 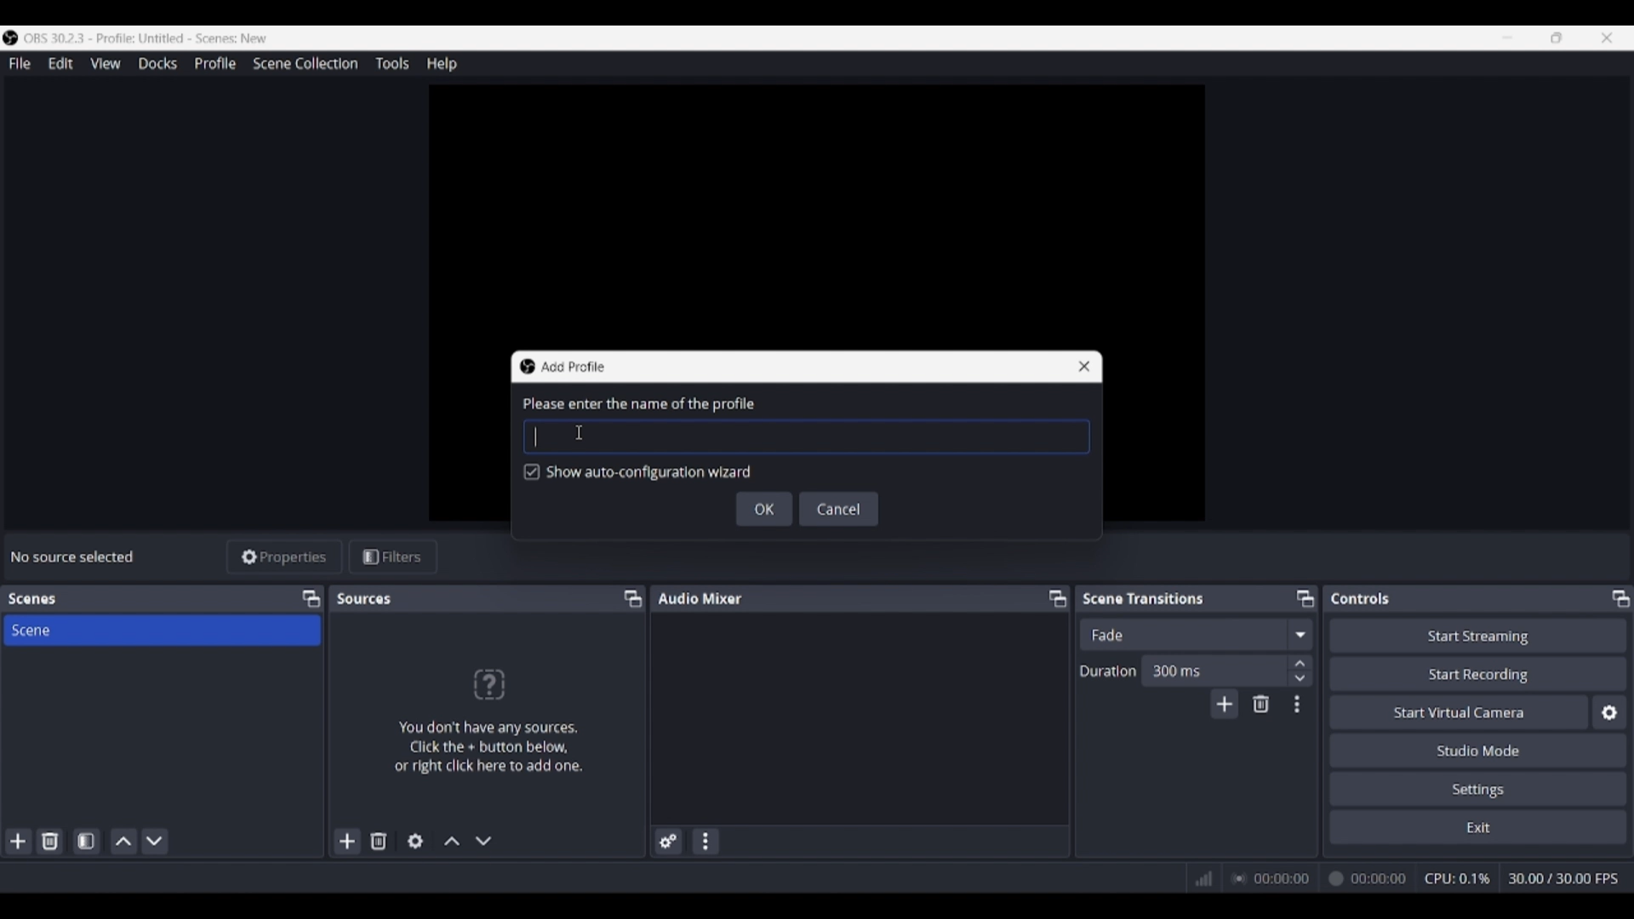 I want to click on Float controls panel, so click(x=1620, y=598).